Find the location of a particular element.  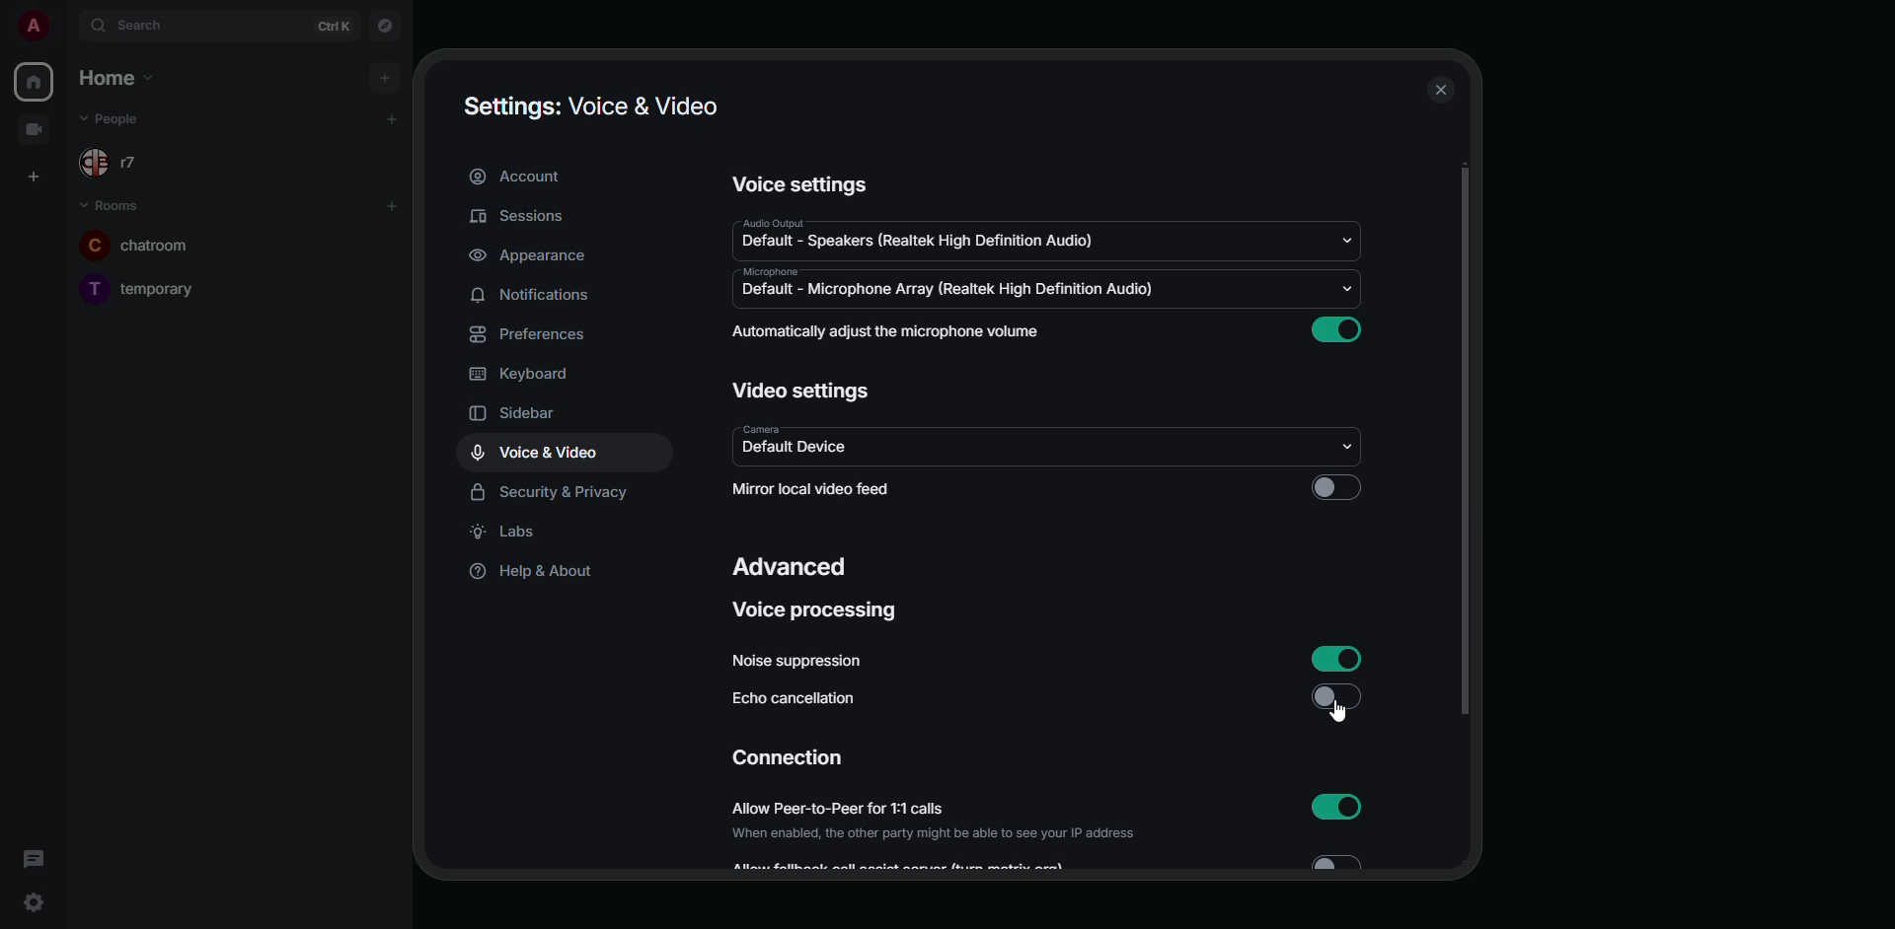

expand is located at coordinates (66, 25).